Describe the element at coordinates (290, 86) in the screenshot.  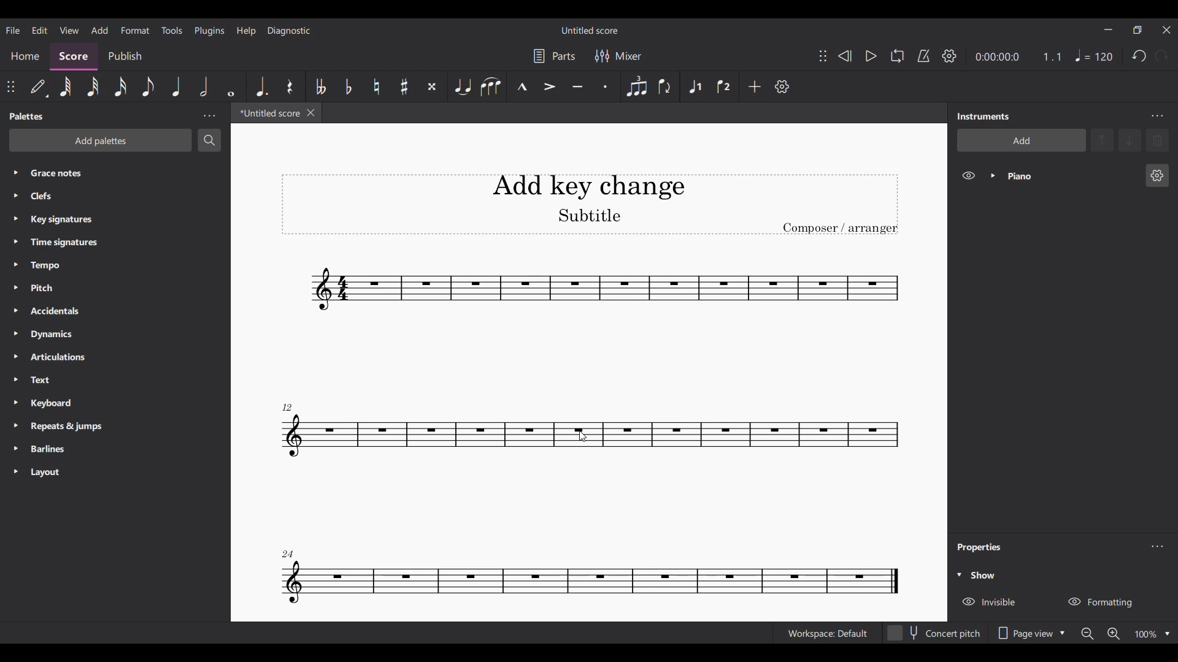
I see `Rest` at that location.